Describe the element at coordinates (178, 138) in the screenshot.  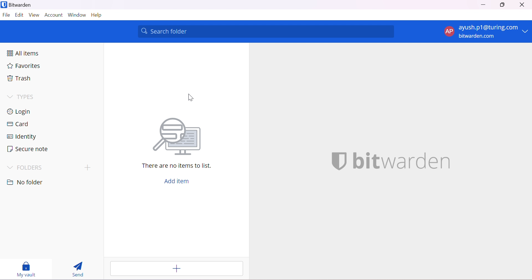
I see `Searching for file vector image` at that location.